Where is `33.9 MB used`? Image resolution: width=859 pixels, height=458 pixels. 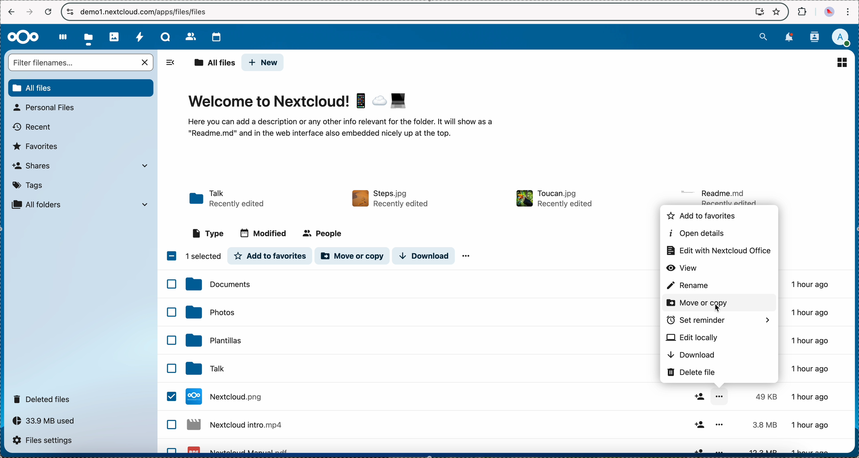 33.9 MB used is located at coordinates (46, 421).